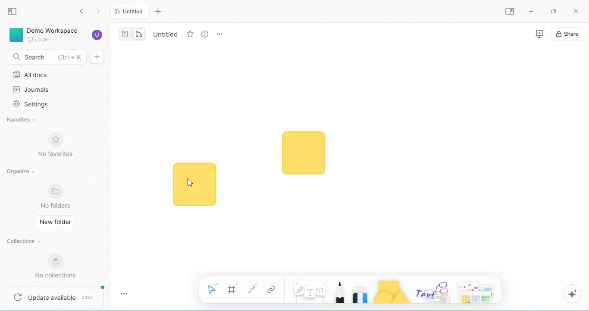 The image size is (589, 311). What do you see at coordinates (22, 171) in the screenshot?
I see `organize` at bounding box center [22, 171].